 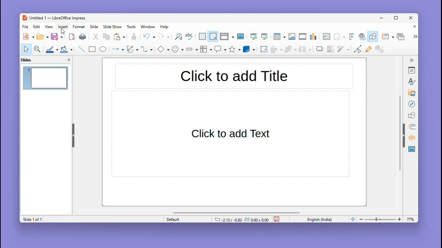 I want to click on Last slide, so click(x=265, y=37).